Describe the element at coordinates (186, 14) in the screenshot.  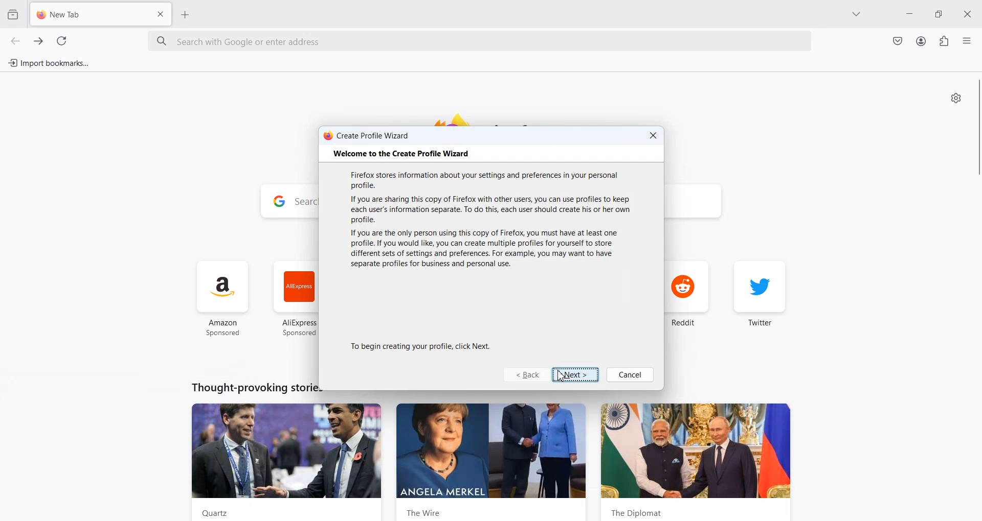
I see `Add New Tab` at that location.